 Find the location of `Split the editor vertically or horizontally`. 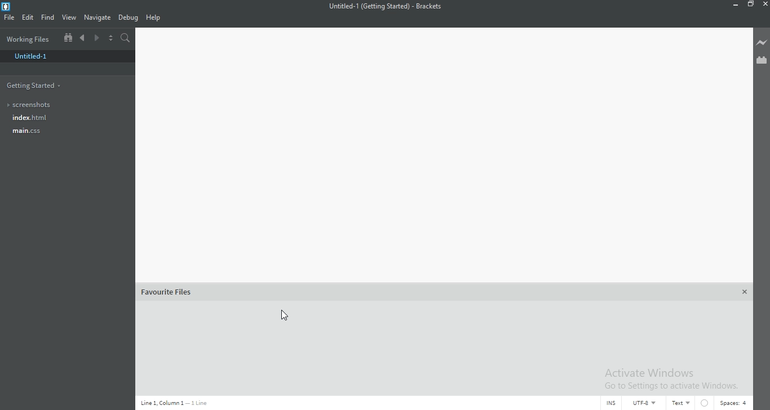

Split the editor vertically or horizontally is located at coordinates (112, 41).